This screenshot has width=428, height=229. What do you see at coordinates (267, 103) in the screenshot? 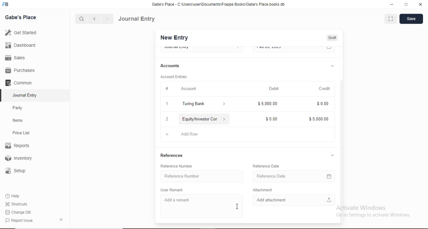
I see `$5,000.00` at bounding box center [267, 103].